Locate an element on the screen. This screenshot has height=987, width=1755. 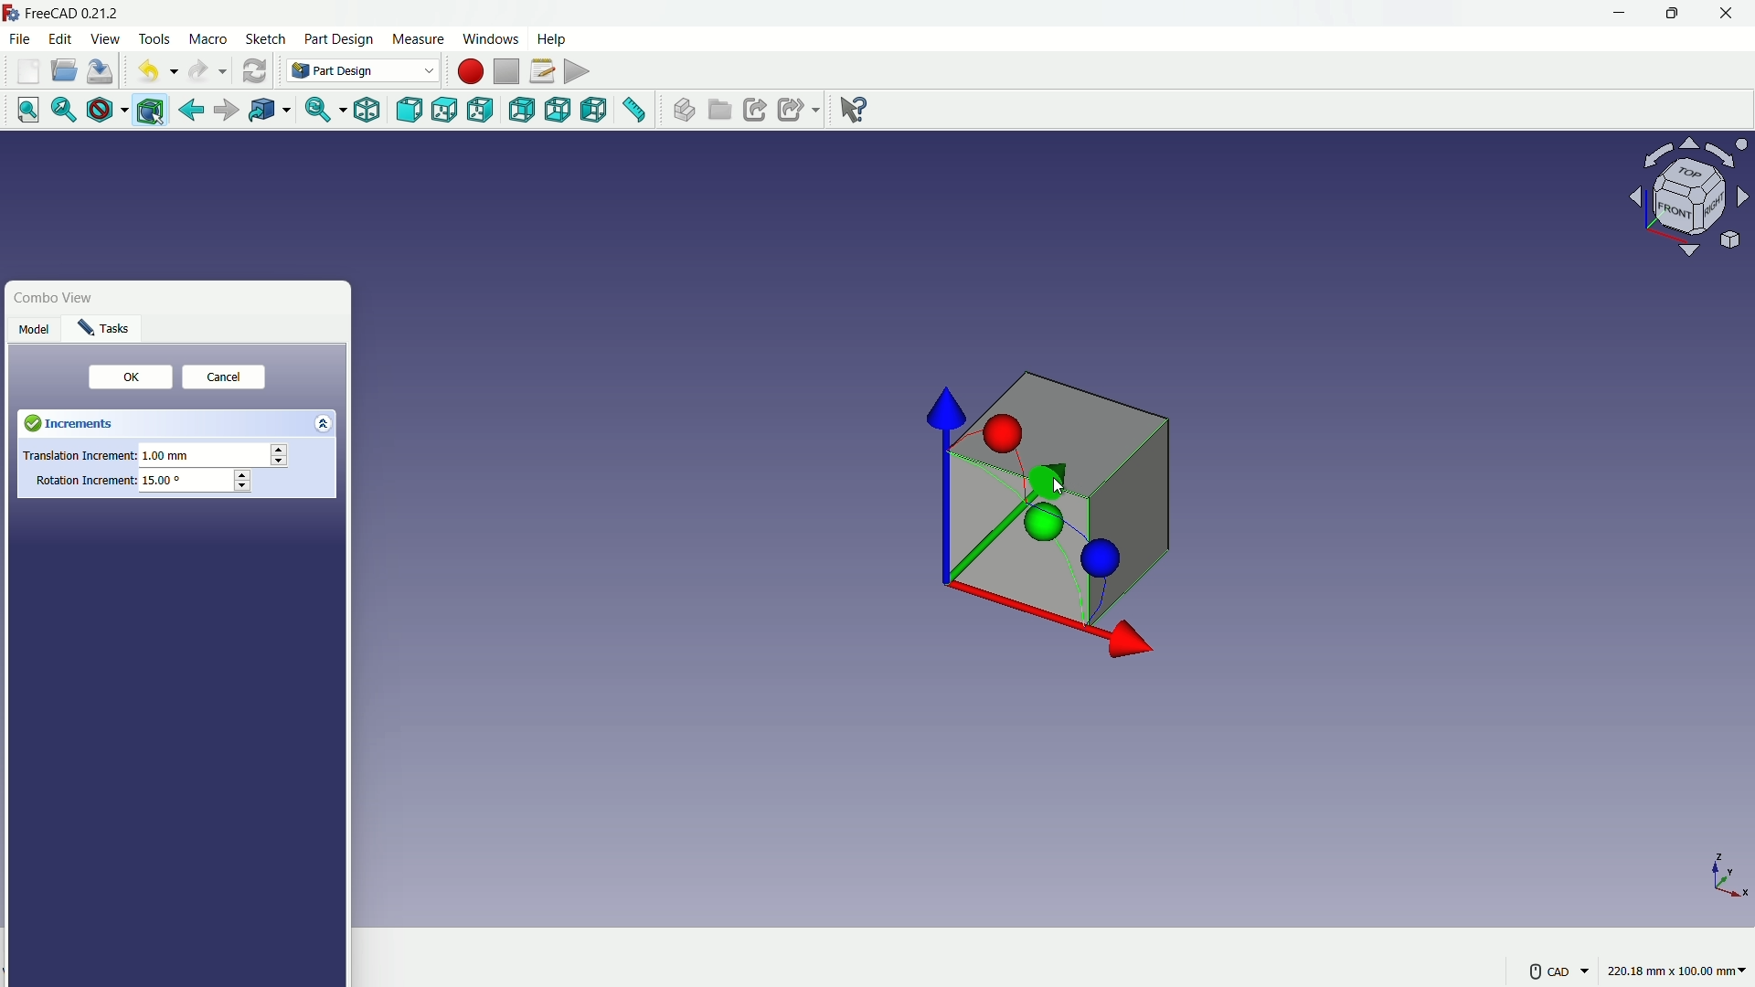
Rotation Increment: is located at coordinates (84, 481).